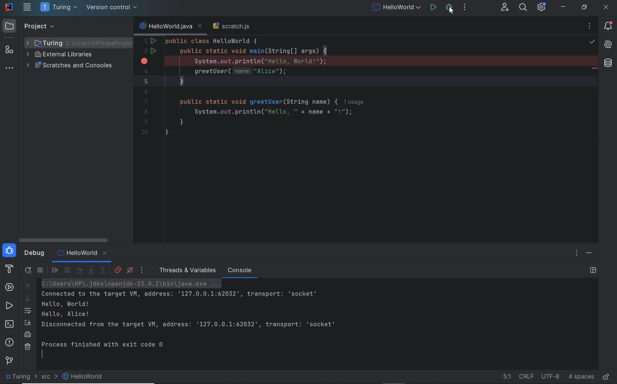 The width and height of the screenshot is (617, 384). I want to click on caret at line 3, so click(369, 60).